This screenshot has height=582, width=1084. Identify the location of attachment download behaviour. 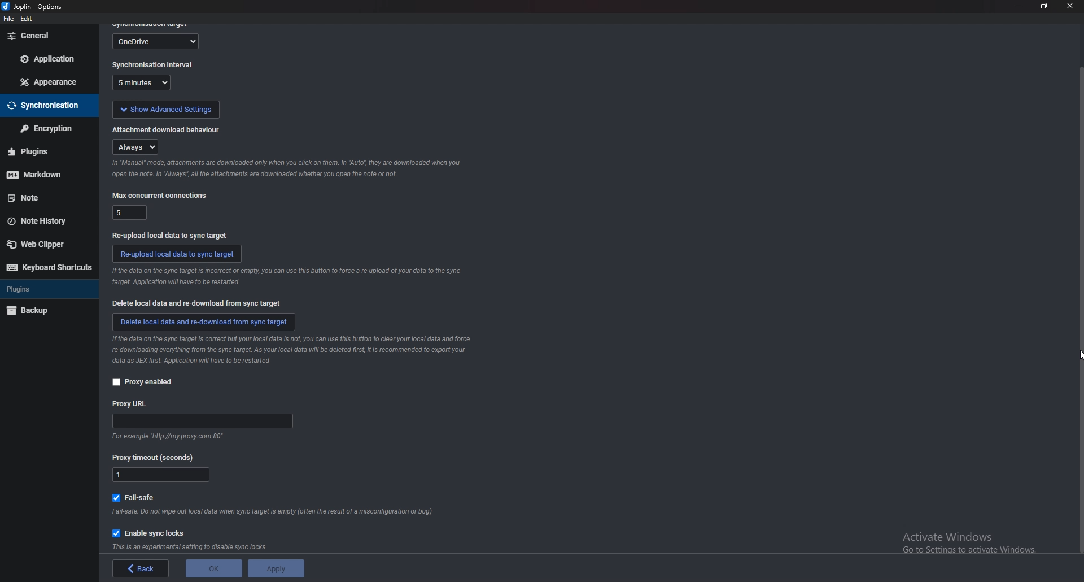
(167, 128).